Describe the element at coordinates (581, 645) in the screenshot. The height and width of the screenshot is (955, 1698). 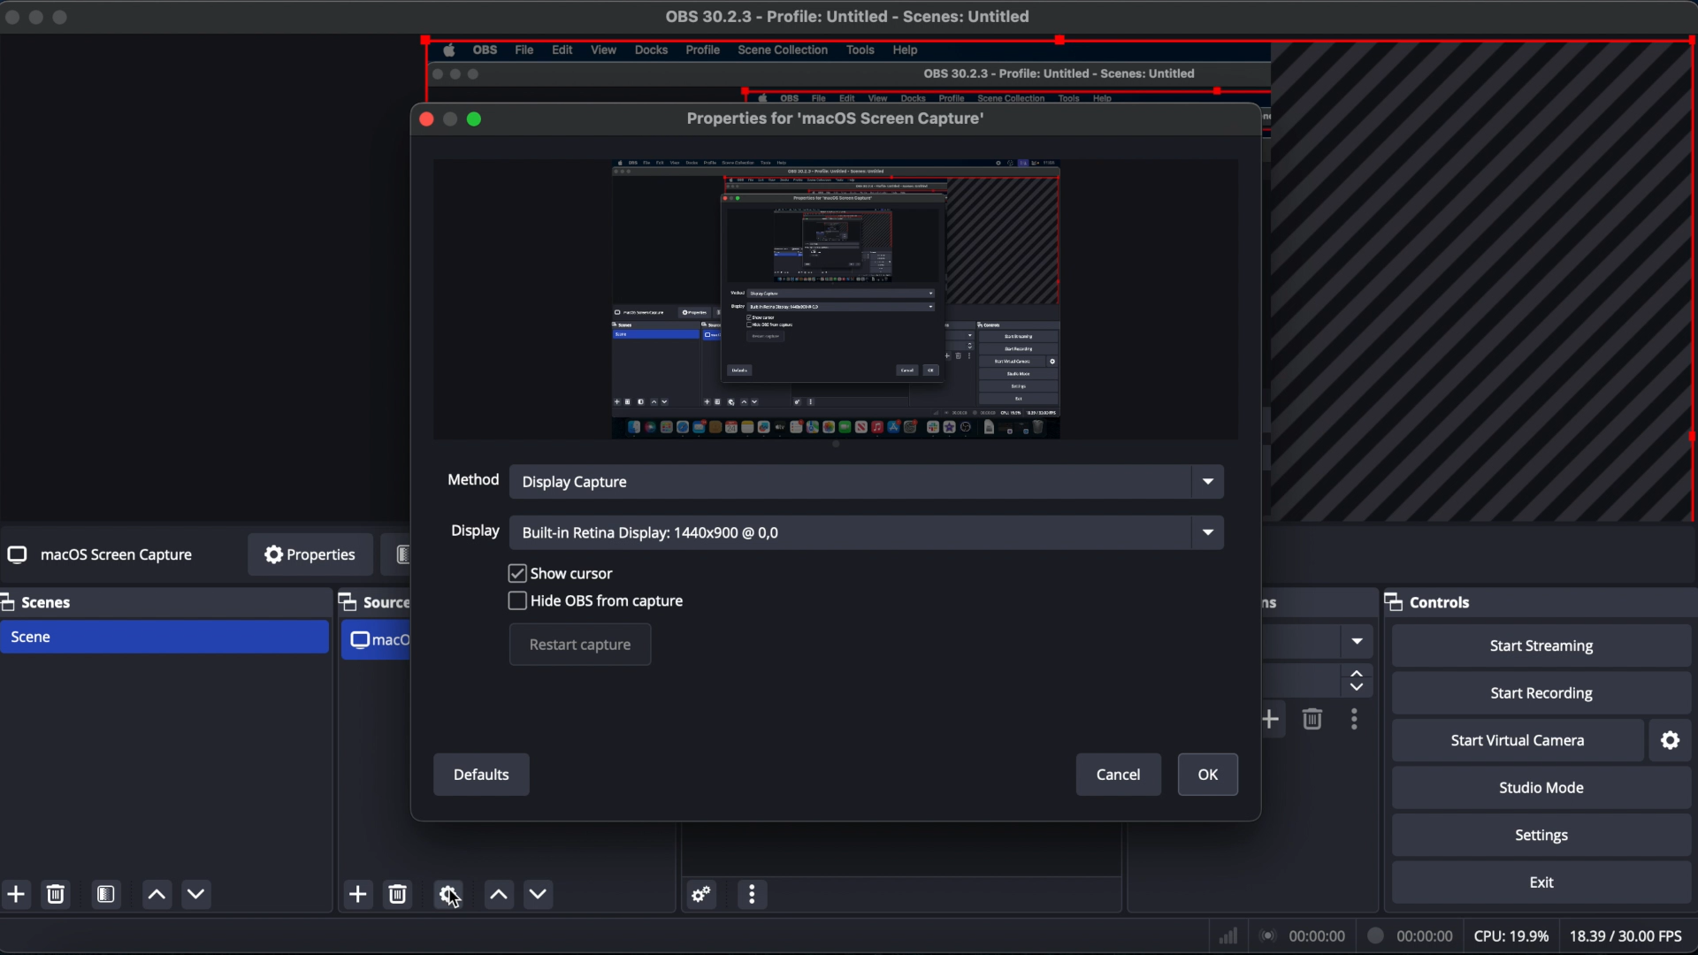
I see `restart capture button` at that location.